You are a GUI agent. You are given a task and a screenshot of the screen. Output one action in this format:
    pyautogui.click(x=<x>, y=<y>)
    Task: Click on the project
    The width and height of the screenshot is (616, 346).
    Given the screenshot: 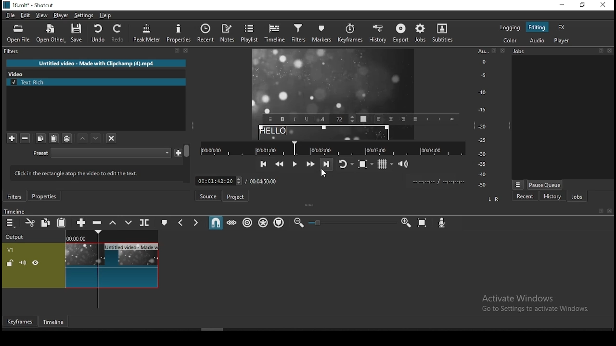 What is the action you would take?
    pyautogui.click(x=234, y=197)
    